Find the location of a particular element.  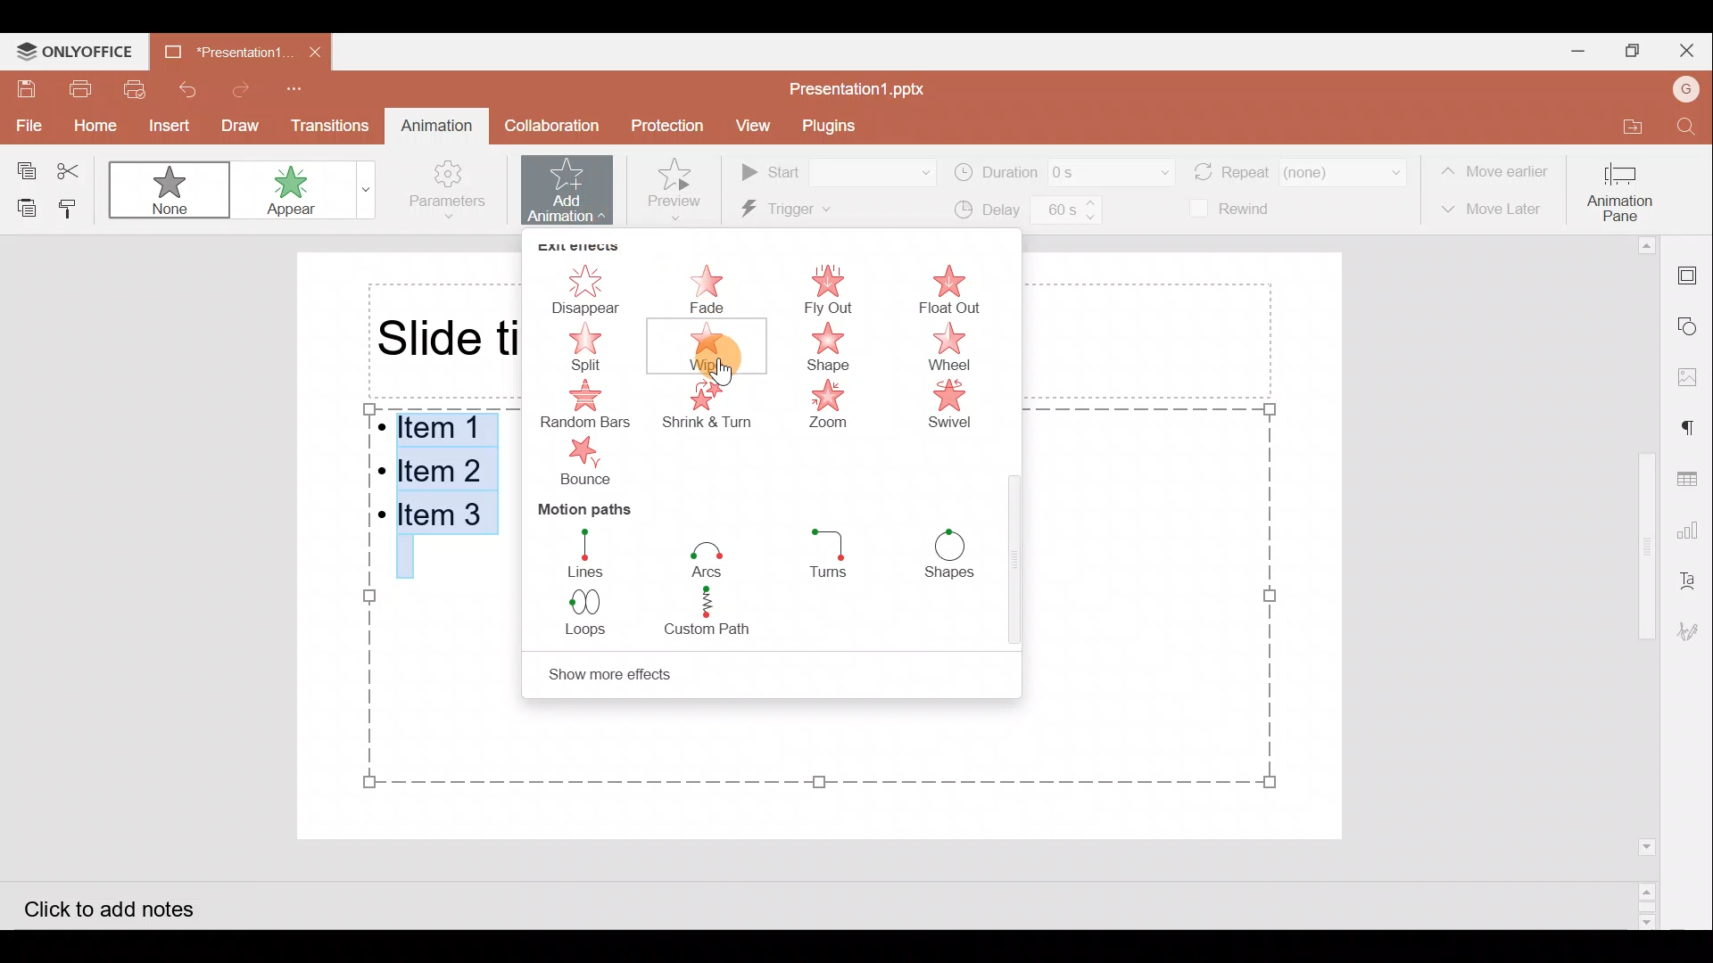

Image settings is located at coordinates (1697, 376).